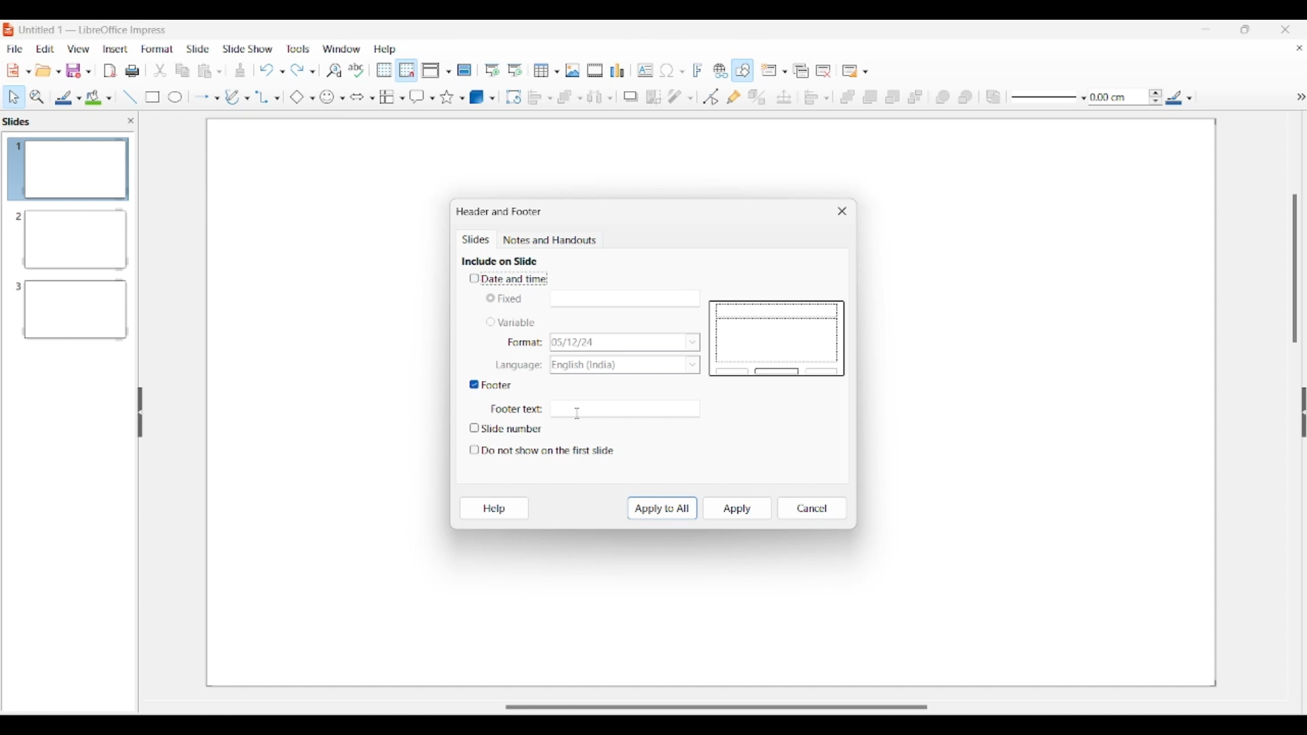 This screenshot has width=1307, height=735. Describe the element at coordinates (363, 97) in the screenshot. I see `Block arrow options` at that location.